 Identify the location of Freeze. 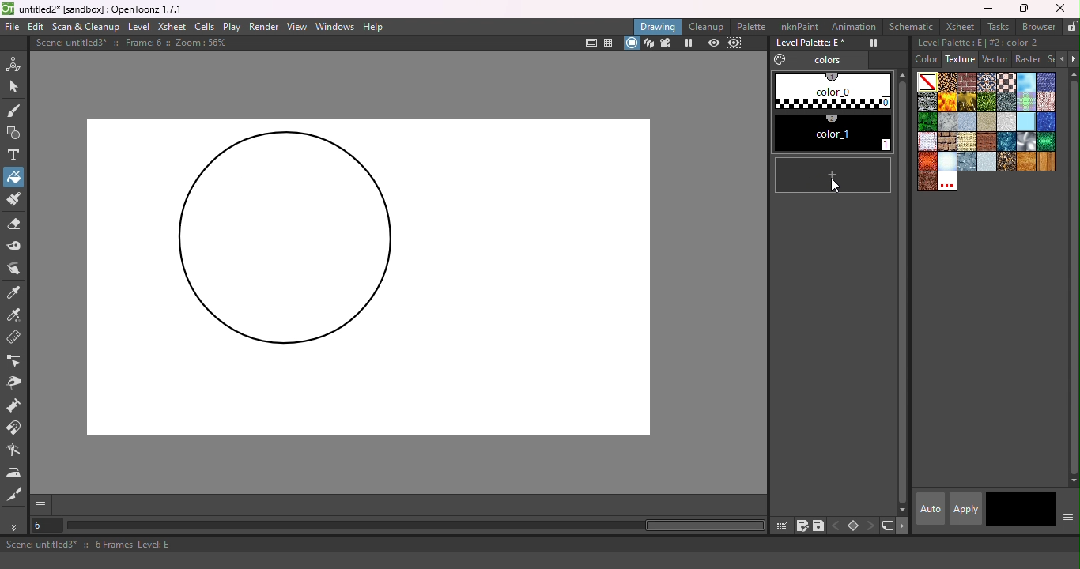
(689, 43).